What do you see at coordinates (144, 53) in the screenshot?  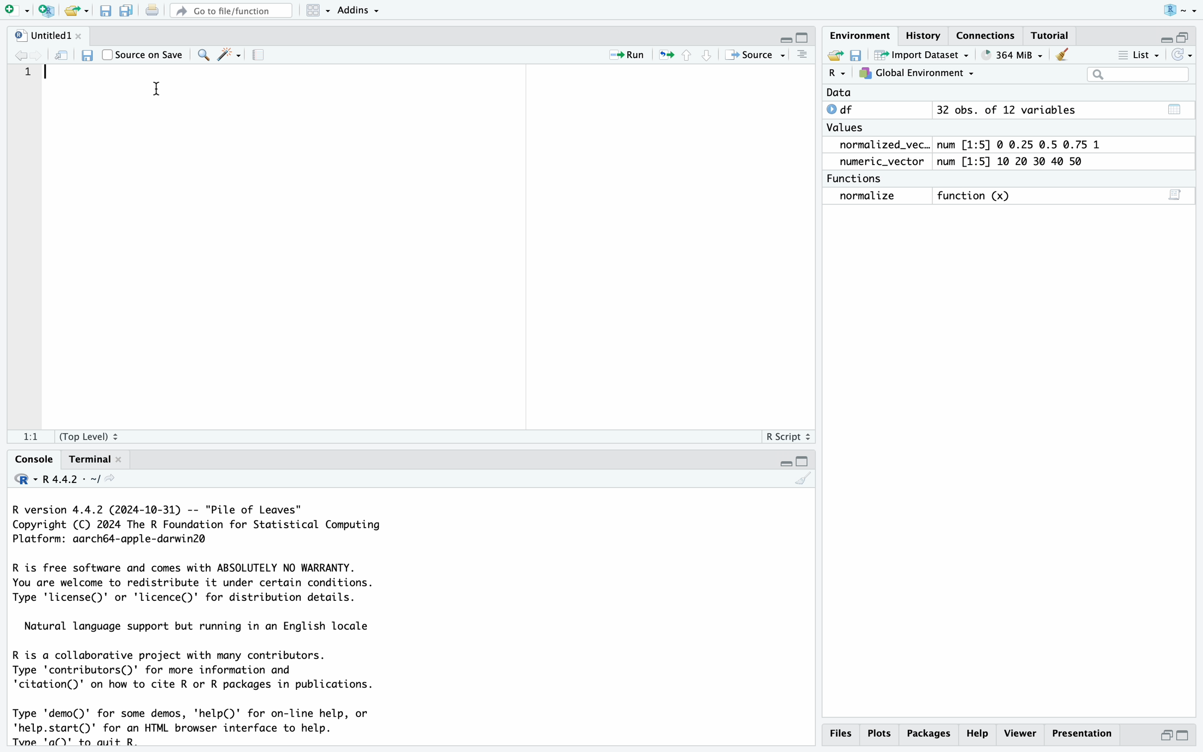 I see `Source on Save` at bounding box center [144, 53].